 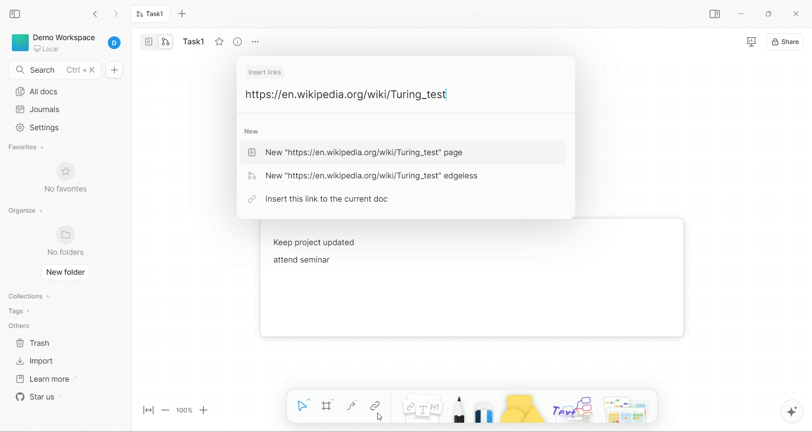 What do you see at coordinates (59, 127) in the screenshot?
I see `settings` at bounding box center [59, 127].